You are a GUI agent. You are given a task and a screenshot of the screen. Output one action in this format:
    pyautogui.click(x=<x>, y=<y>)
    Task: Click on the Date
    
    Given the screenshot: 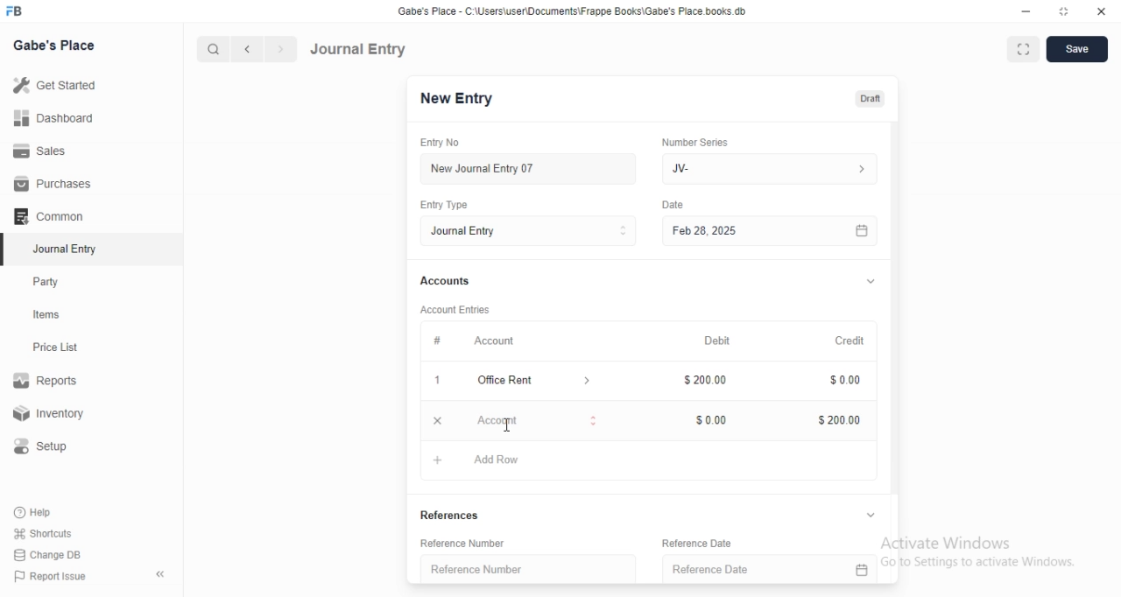 What is the action you would take?
    pyautogui.click(x=674, y=204)
    